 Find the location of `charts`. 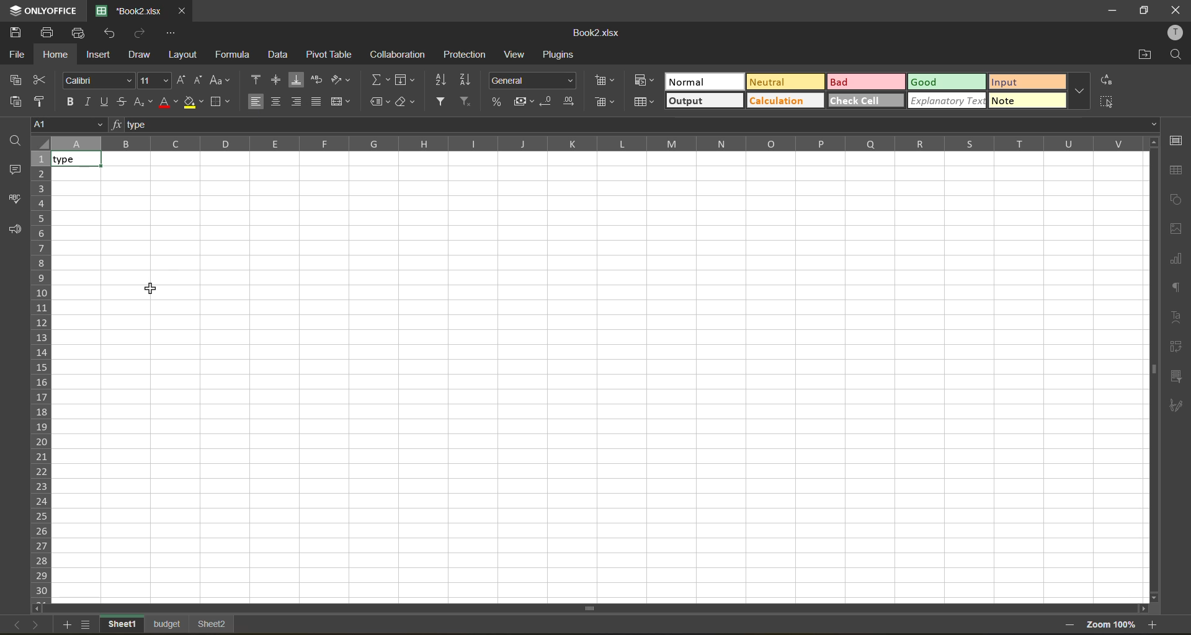

charts is located at coordinates (1177, 260).